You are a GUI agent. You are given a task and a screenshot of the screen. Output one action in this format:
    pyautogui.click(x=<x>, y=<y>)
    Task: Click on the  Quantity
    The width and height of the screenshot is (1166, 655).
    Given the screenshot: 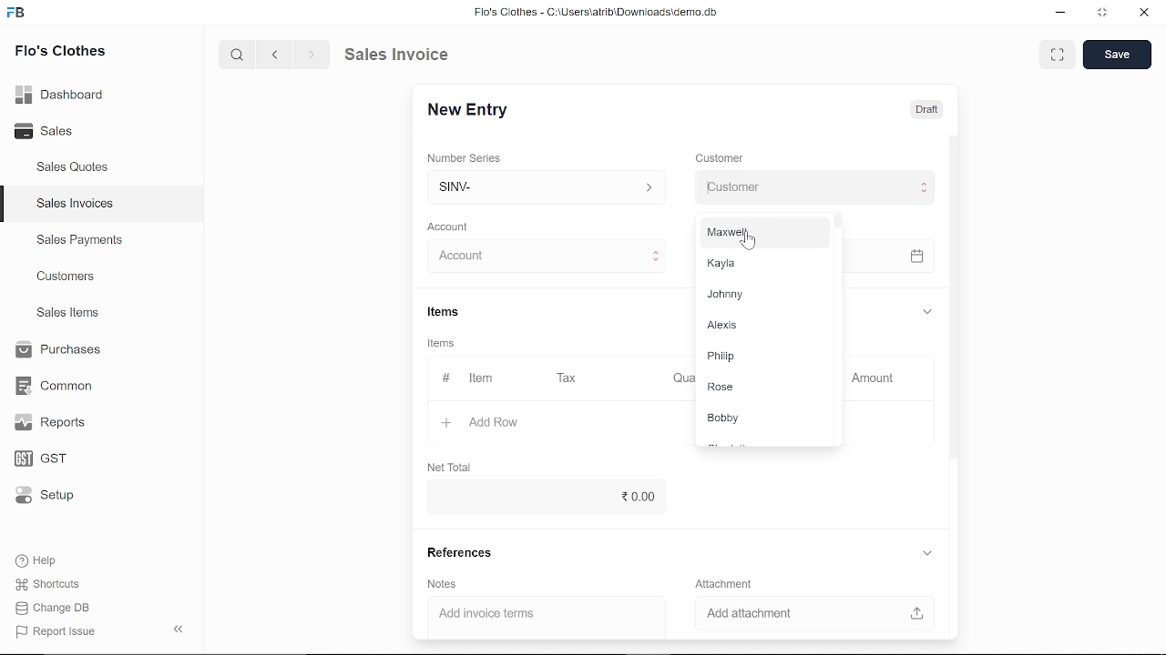 What is the action you would take?
    pyautogui.click(x=675, y=378)
    